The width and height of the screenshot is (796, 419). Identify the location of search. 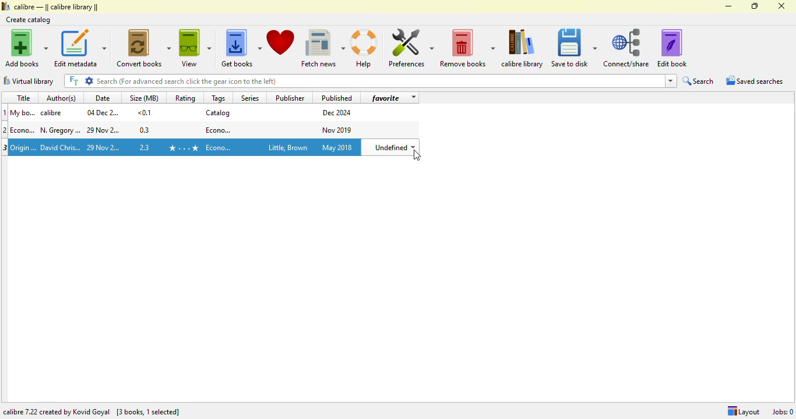
(699, 81).